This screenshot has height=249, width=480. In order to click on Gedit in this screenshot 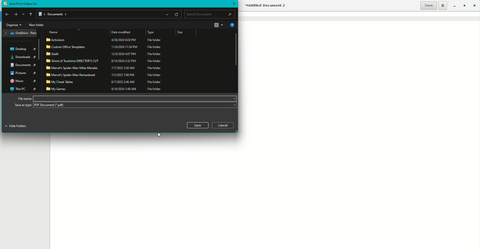, I will do `click(104, 54)`.